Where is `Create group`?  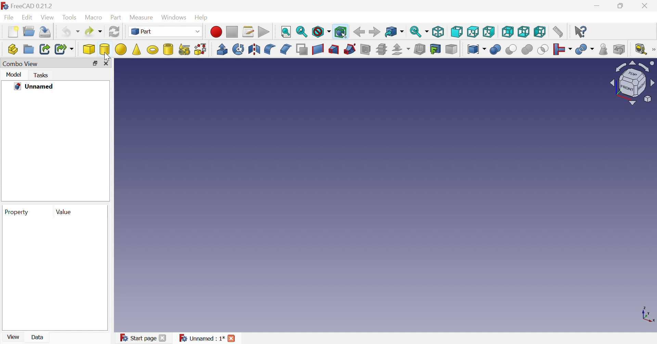 Create group is located at coordinates (28, 49).